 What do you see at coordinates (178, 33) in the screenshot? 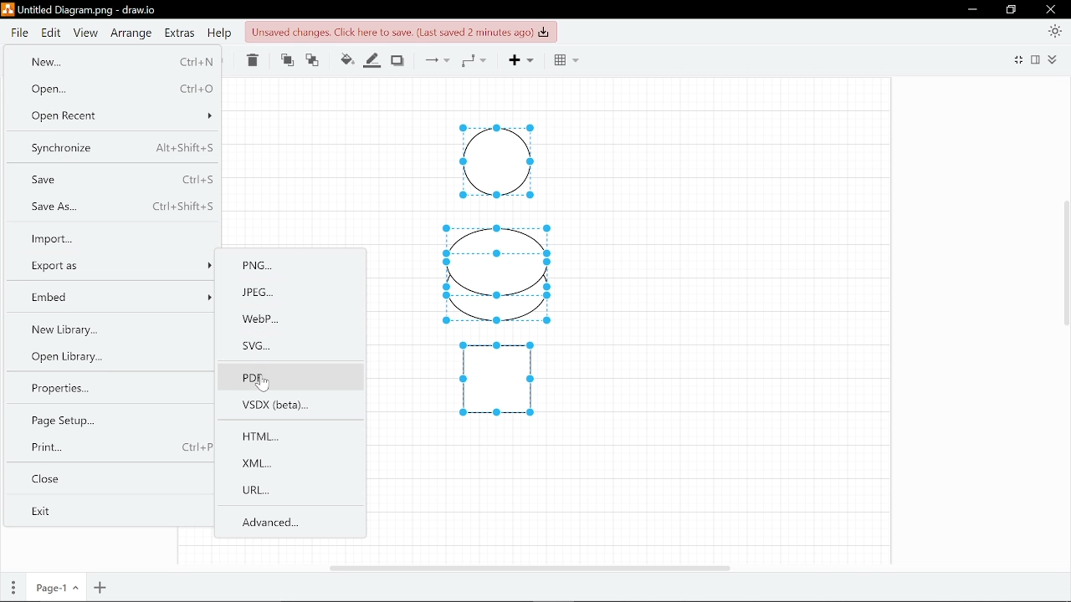
I see `Extras` at bounding box center [178, 33].